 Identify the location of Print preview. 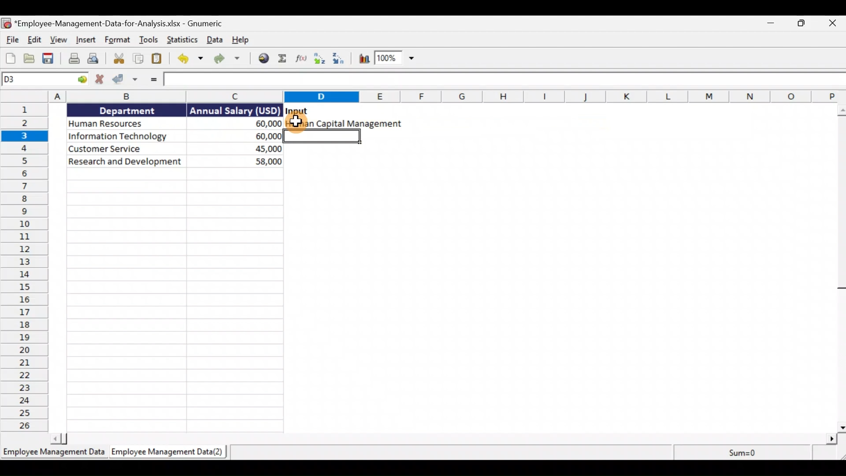
(96, 59).